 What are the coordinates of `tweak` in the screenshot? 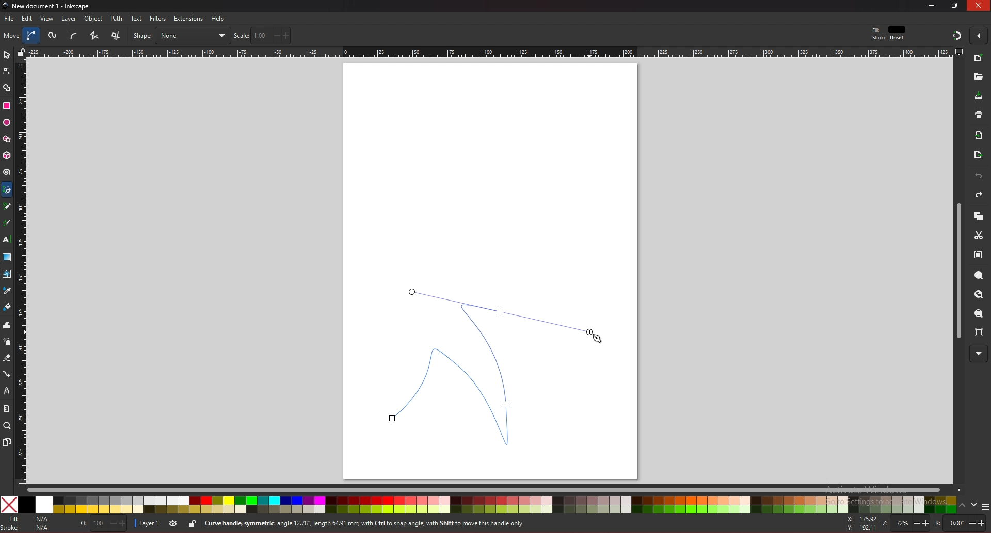 It's located at (7, 325).